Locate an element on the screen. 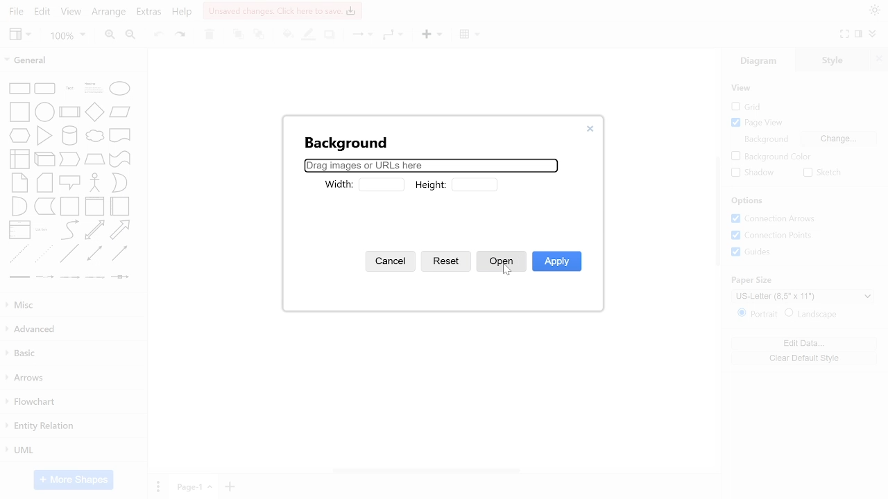 This screenshot has height=499, width=888. entity relation is located at coordinates (71, 427).